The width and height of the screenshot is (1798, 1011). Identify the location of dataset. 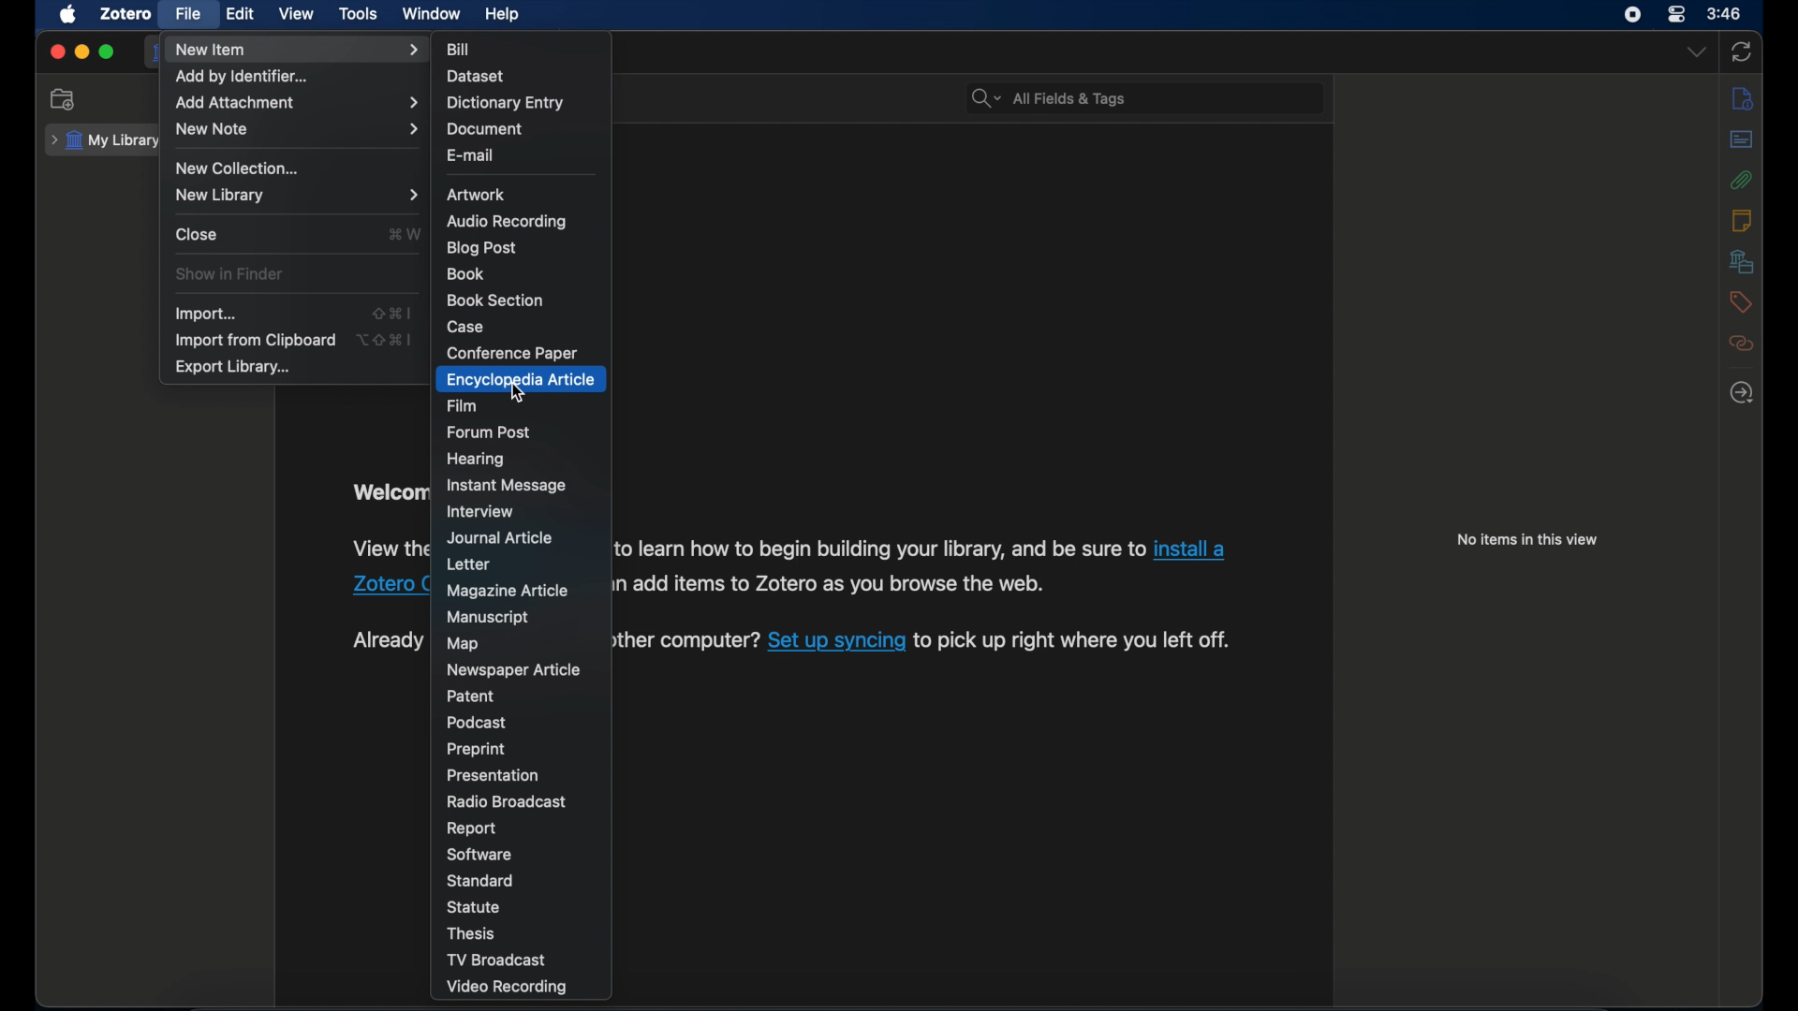
(477, 77).